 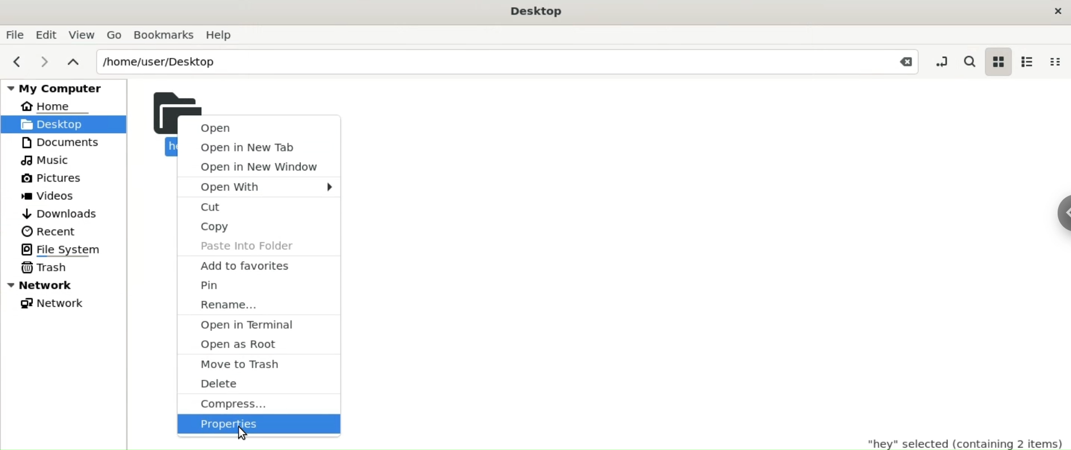 I want to click on properties, so click(x=261, y=425).